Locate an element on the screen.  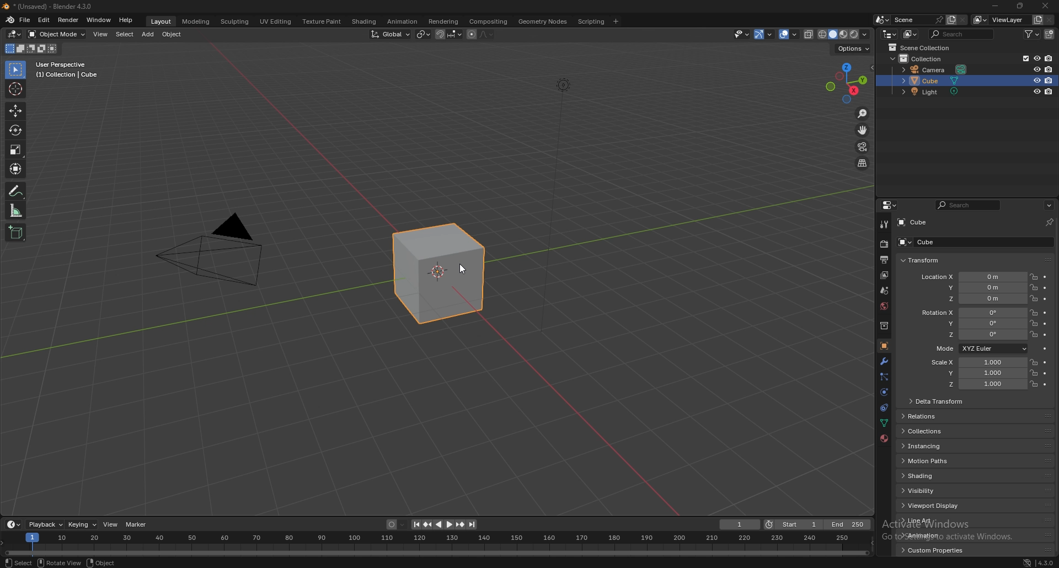
current frame is located at coordinates (739, 524).